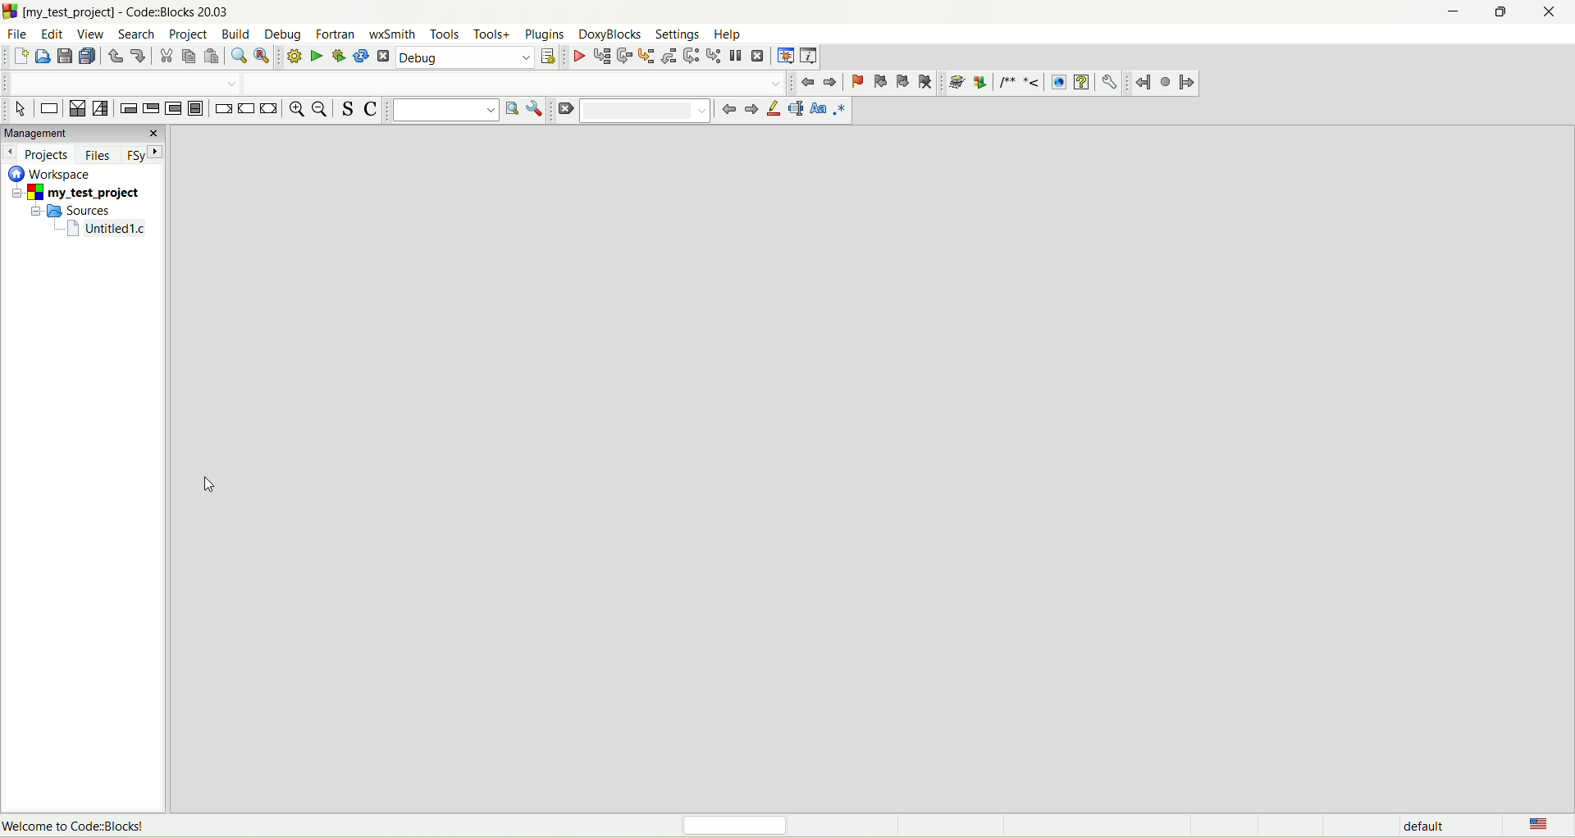 This screenshot has height=838, width=1575. What do you see at coordinates (383, 56) in the screenshot?
I see `abort` at bounding box center [383, 56].